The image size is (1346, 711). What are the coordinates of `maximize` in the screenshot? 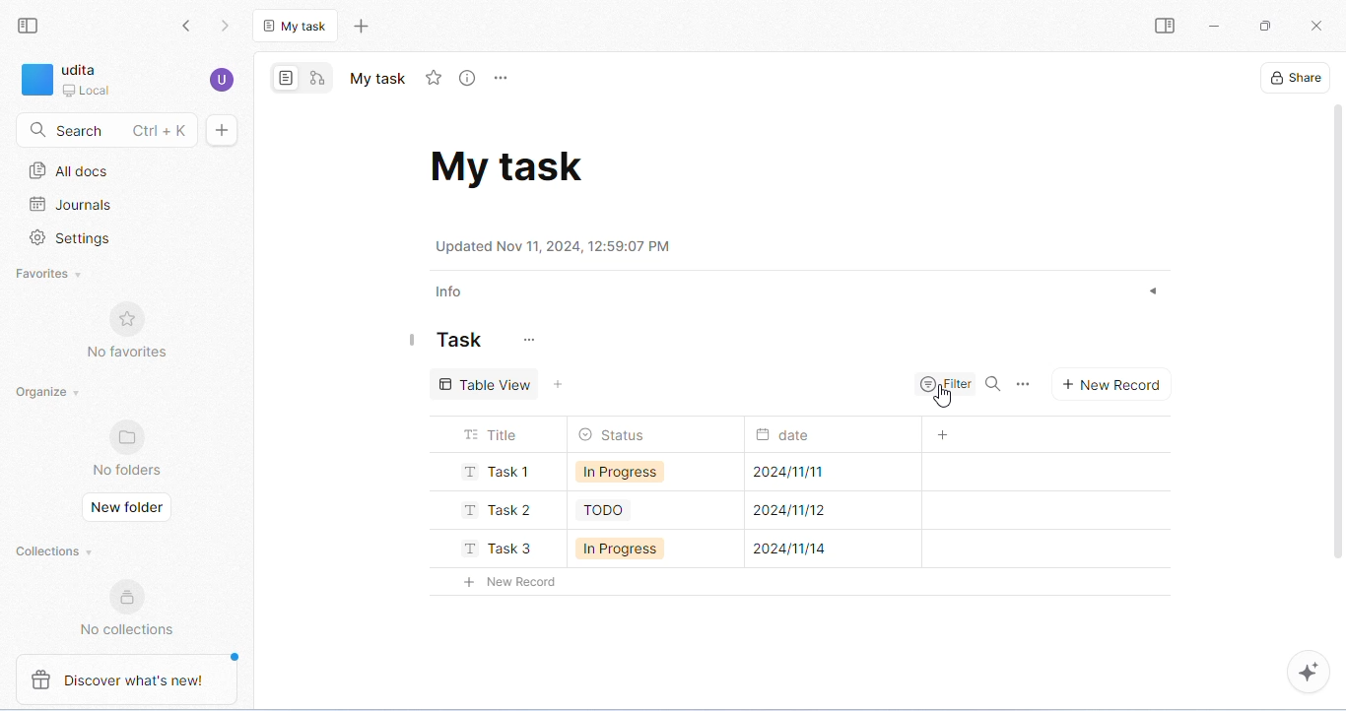 It's located at (1263, 26).